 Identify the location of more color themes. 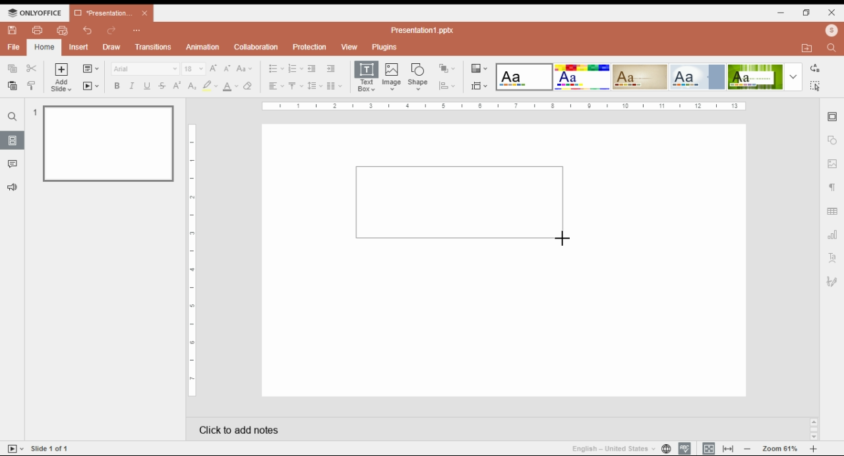
(793, 76).